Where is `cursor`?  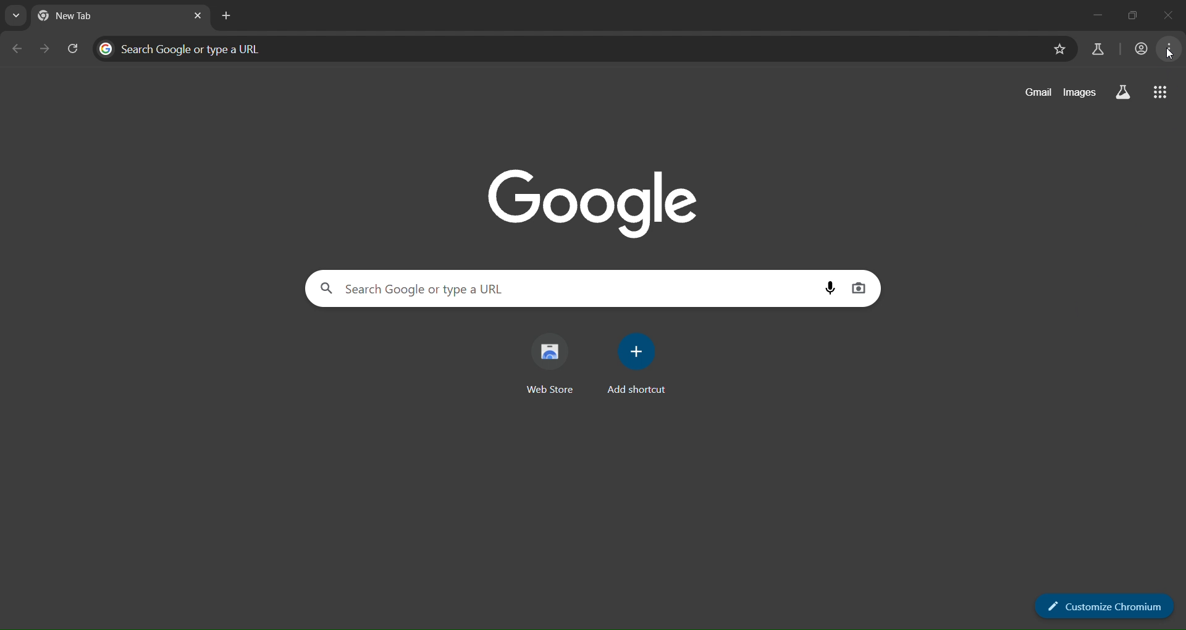
cursor is located at coordinates (1172, 55).